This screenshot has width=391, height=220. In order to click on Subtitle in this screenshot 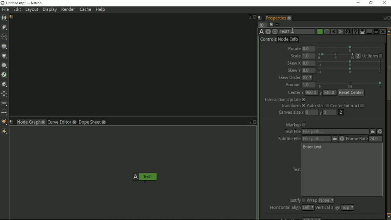, I will do `click(335, 139)`.